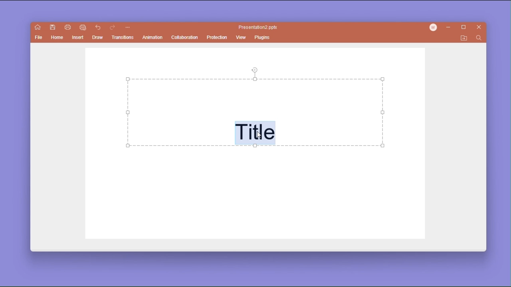 The width and height of the screenshot is (511, 287). Describe the element at coordinates (98, 28) in the screenshot. I see `go back` at that location.